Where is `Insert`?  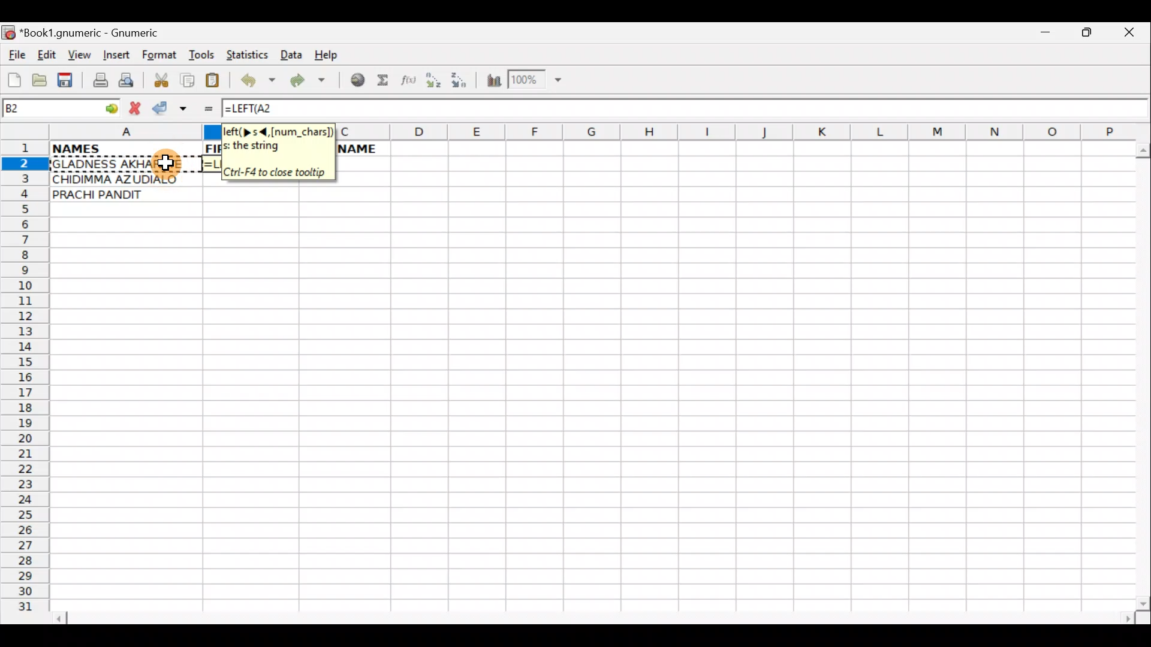 Insert is located at coordinates (116, 55).